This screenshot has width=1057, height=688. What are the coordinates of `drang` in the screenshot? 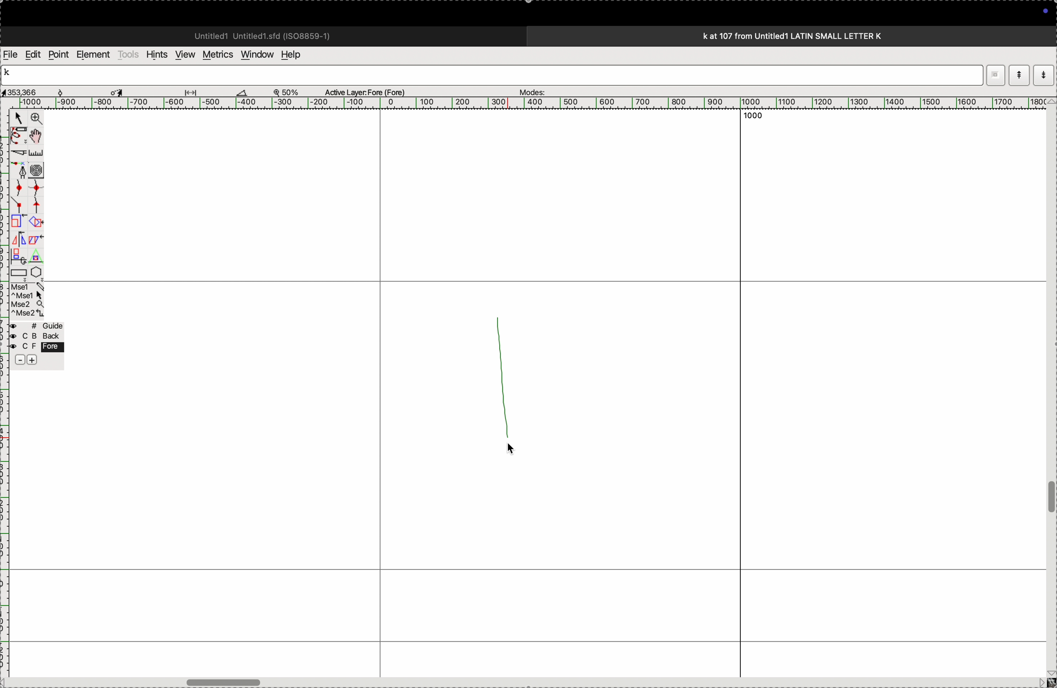 It's located at (196, 91).